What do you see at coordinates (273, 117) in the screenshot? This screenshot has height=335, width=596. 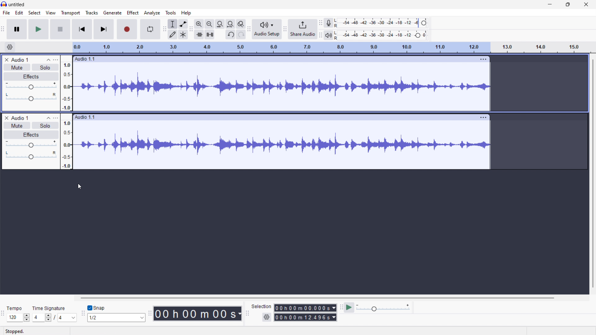 I see `Audio 1.1` at bounding box center [273, 117].